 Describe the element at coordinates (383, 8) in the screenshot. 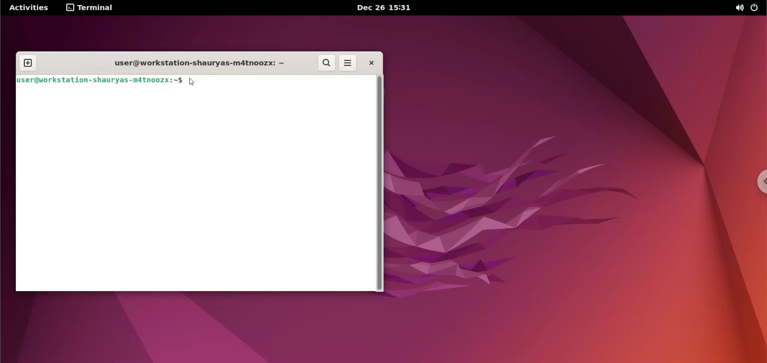

I see `Dec 26 15:31` at that location.